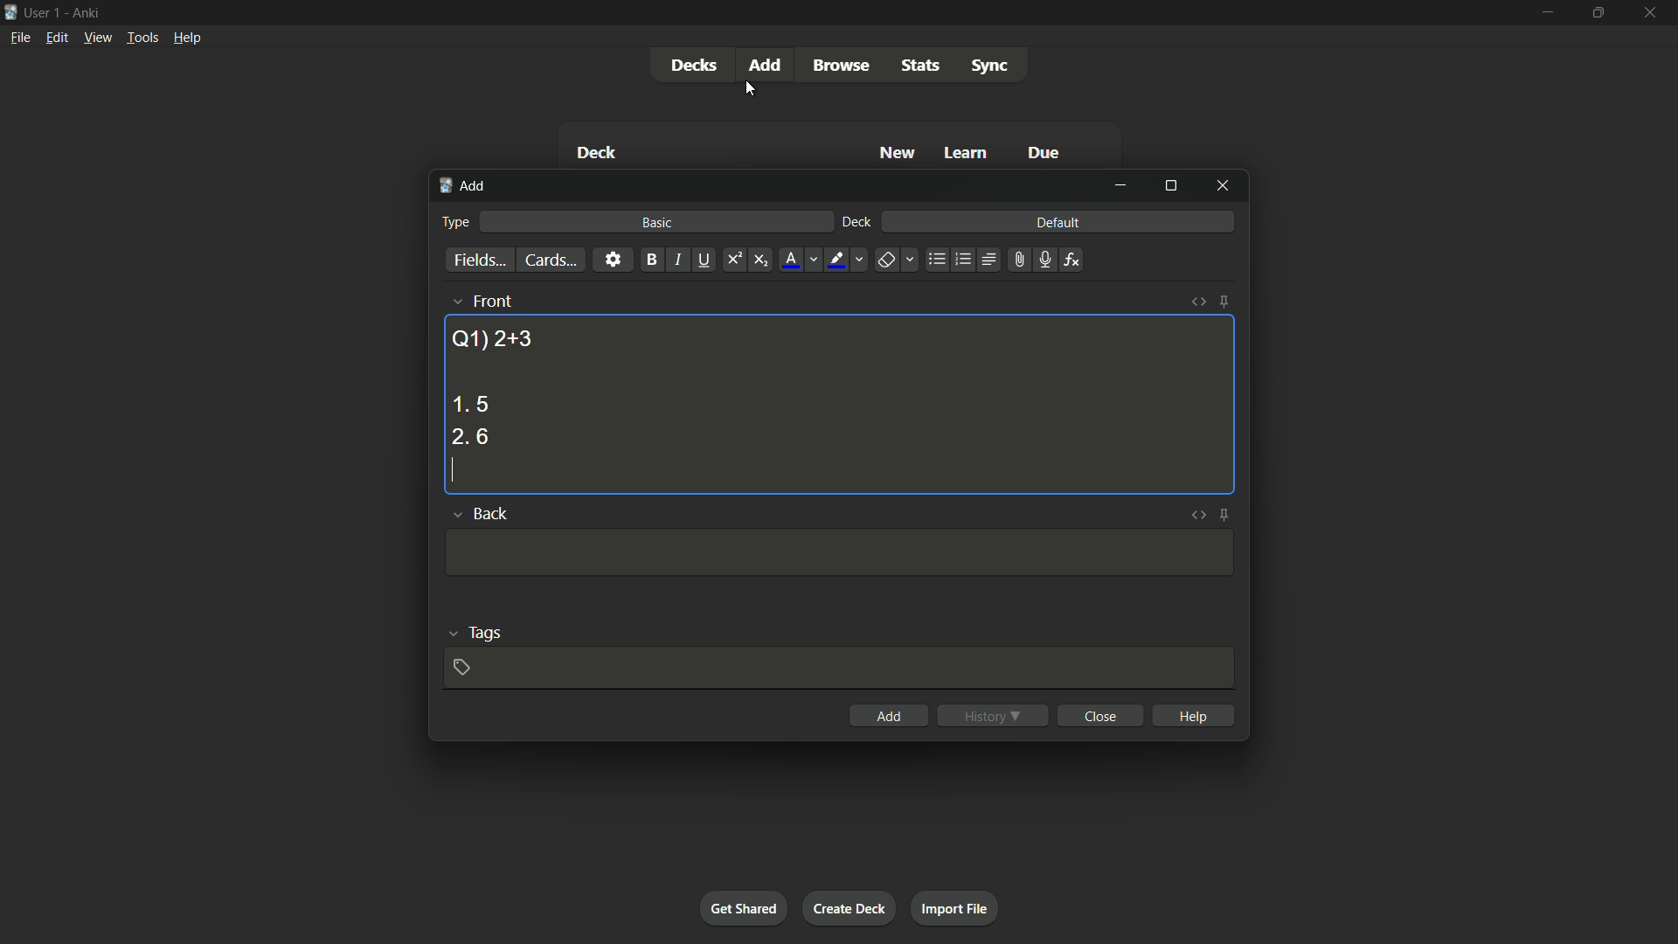 This screenshot has width=1678, height=944. Describe the element at coordinates (491, 301) in the screenshot. I see `front` at that location.